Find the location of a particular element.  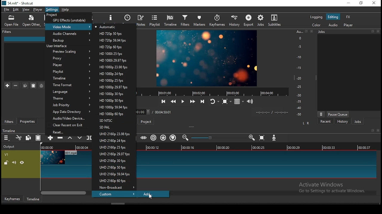

00:00:25 is located at coordinates (258, 148).